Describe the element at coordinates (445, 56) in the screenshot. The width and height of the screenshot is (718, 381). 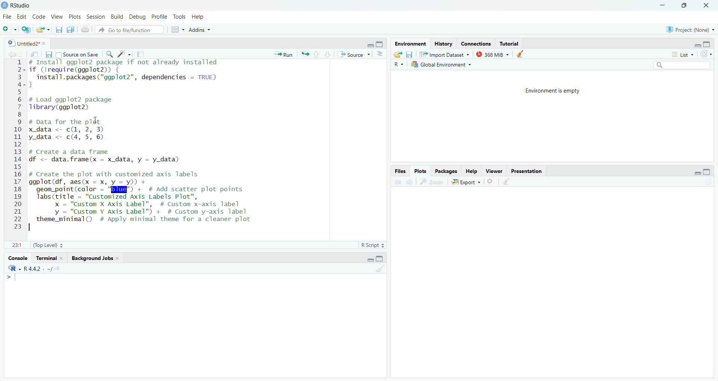
I see `Import Dataset ~` at that location.